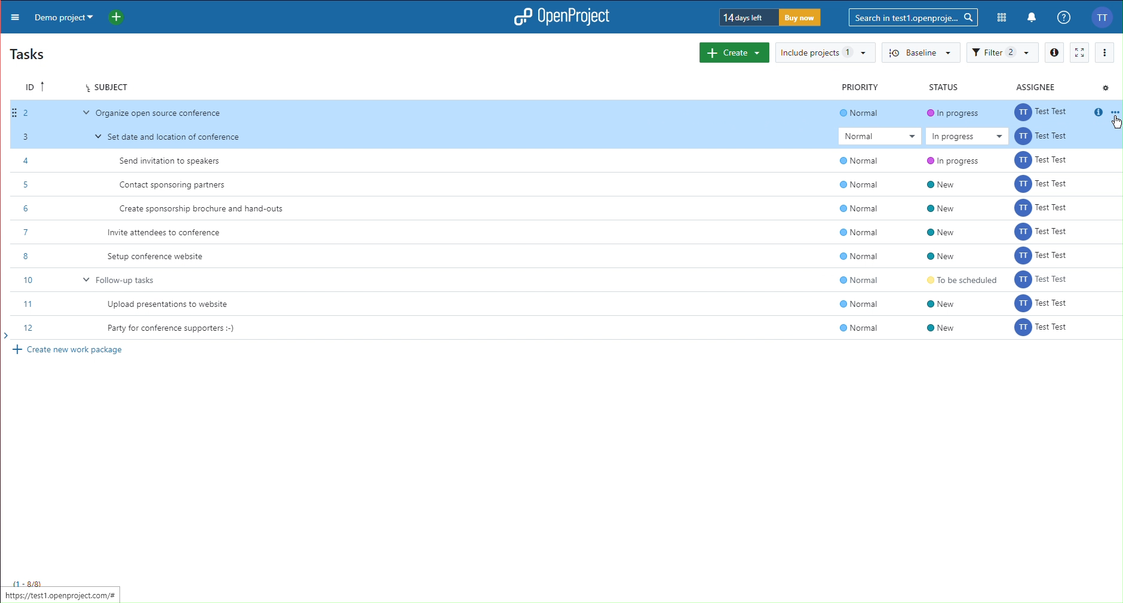 The width and height of the screenshot is (1123, 603). What do you see at coordinates (156, 257) in the screenshot?
I see `Setup conference website` at bounding box center [156, 257].